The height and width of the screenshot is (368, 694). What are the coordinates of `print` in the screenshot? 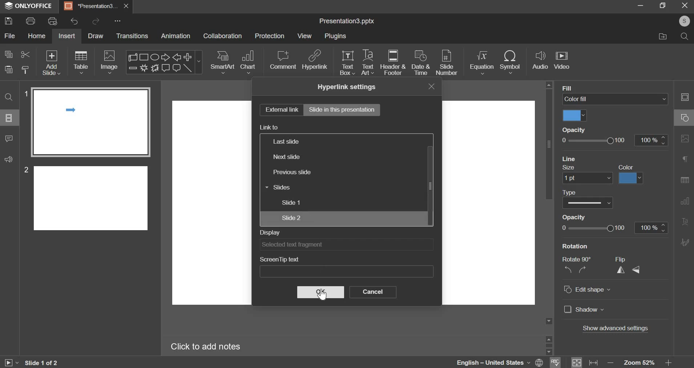 It's located at (30, 21).